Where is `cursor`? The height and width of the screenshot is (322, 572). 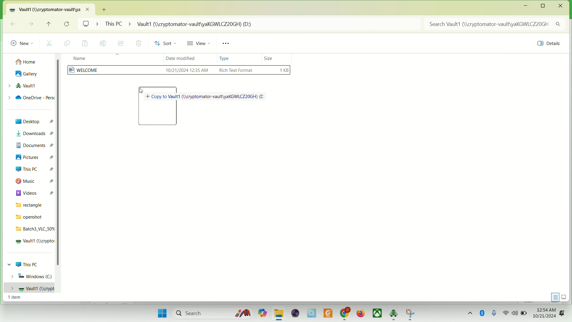 cursor is located at coordinates (140, 91).